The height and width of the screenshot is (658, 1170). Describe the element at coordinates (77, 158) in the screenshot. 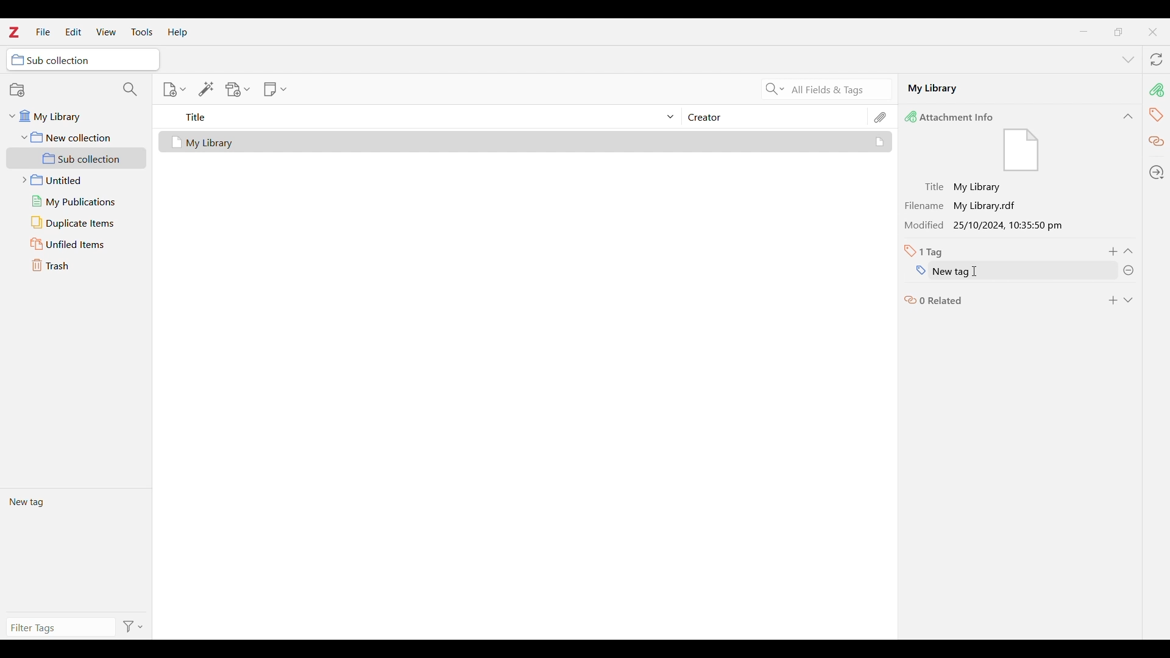

I see `Sub collection folder` at that location.